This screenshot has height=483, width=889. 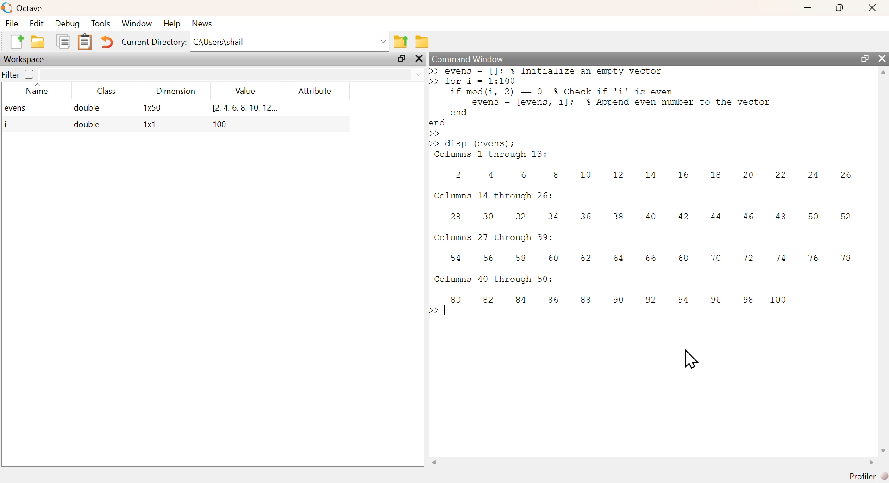 I want to click on close, so click(x=883, y=58).